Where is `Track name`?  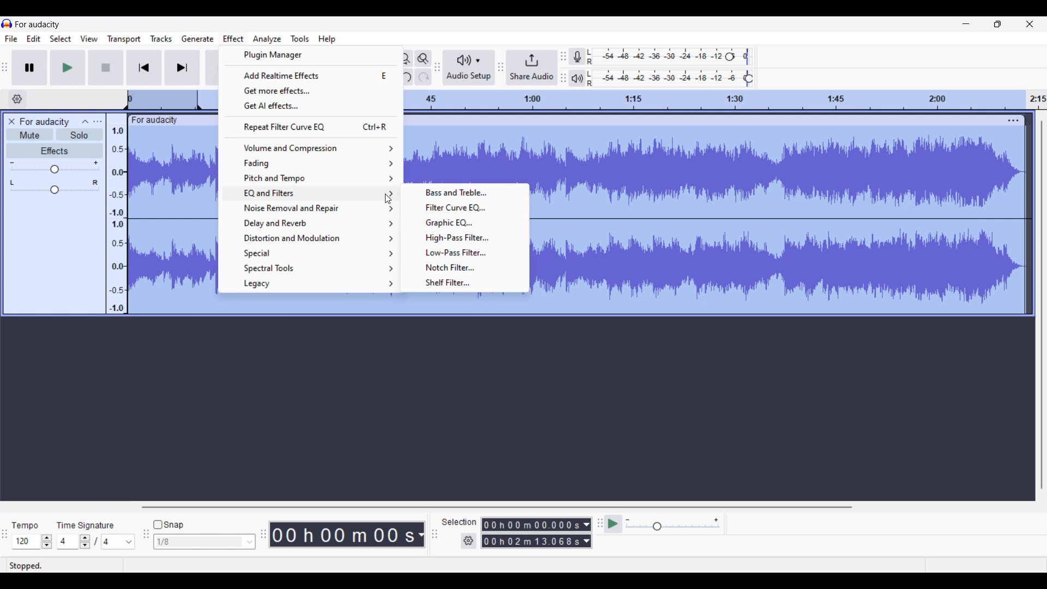 Track name is located at coordinates (155, 121).